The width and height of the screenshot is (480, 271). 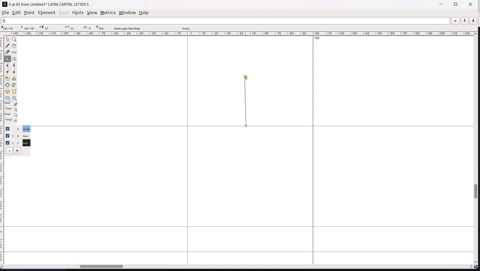 What do you see at coordinates (186, 28) in the screenshot?
I see `modes` at bounding box center [186, 28].